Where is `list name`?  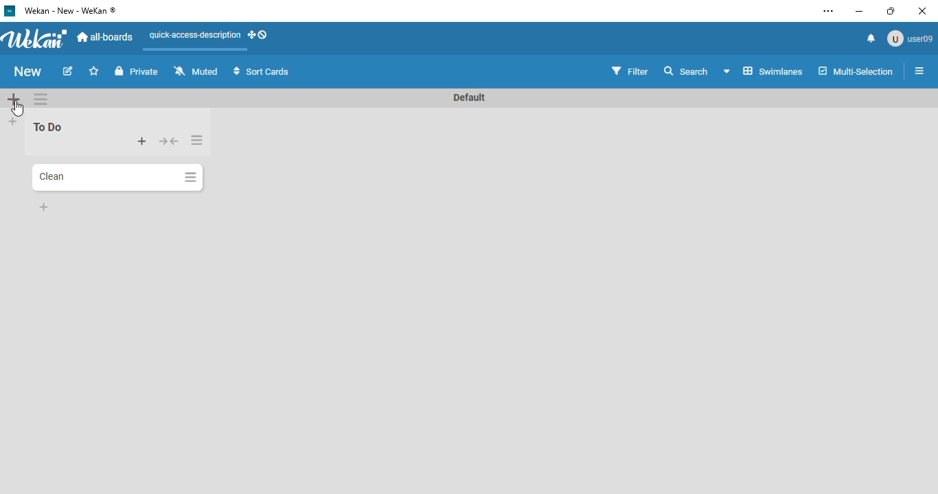 list name is located at coordinates (47, 127).